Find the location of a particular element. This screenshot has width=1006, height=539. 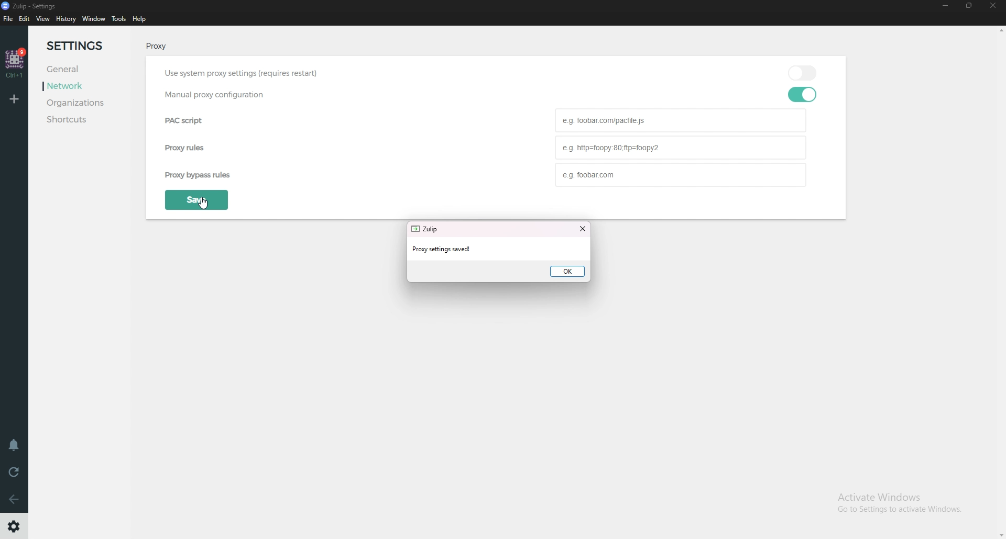

Manual proxy configuration is located at coordinates (211, 95).